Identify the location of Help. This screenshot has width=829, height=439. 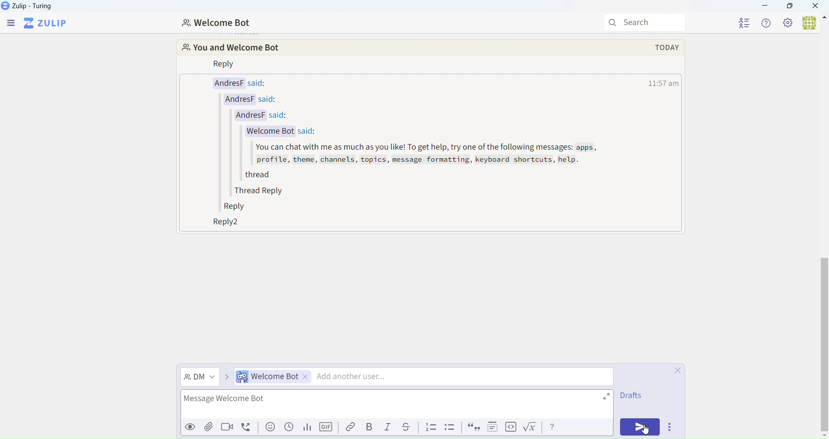
(765, 23).